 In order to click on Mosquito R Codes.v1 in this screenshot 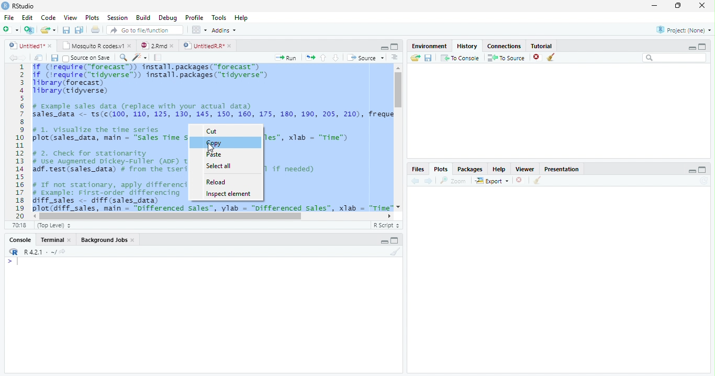, I will do `click(97, 46)`.